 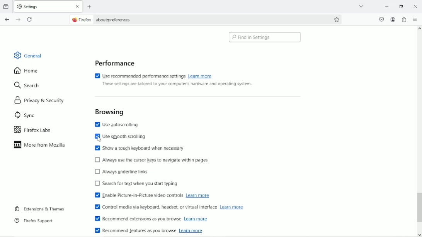 What do you see at coordinates (39, 208) in the screenshot?
I see `Extensions & Themes` at bounding box center [39, 208].